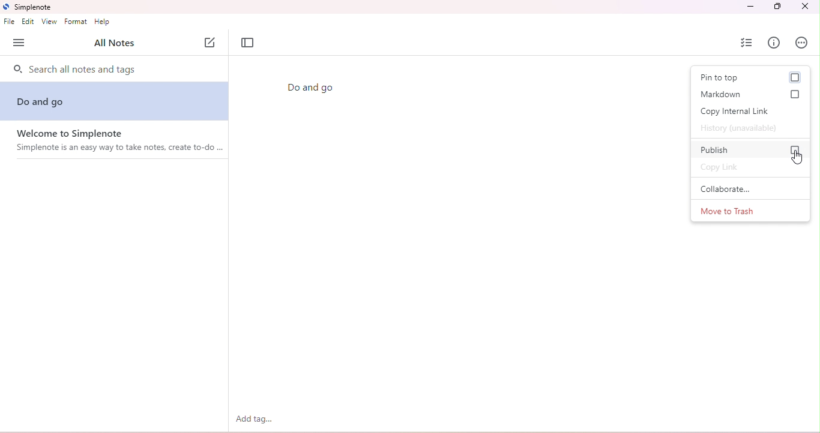 The width and height of the screenshot is (820, 433). Describe the element at coordinates (719, 94) in the screenshot. I see `markdown` at that location.